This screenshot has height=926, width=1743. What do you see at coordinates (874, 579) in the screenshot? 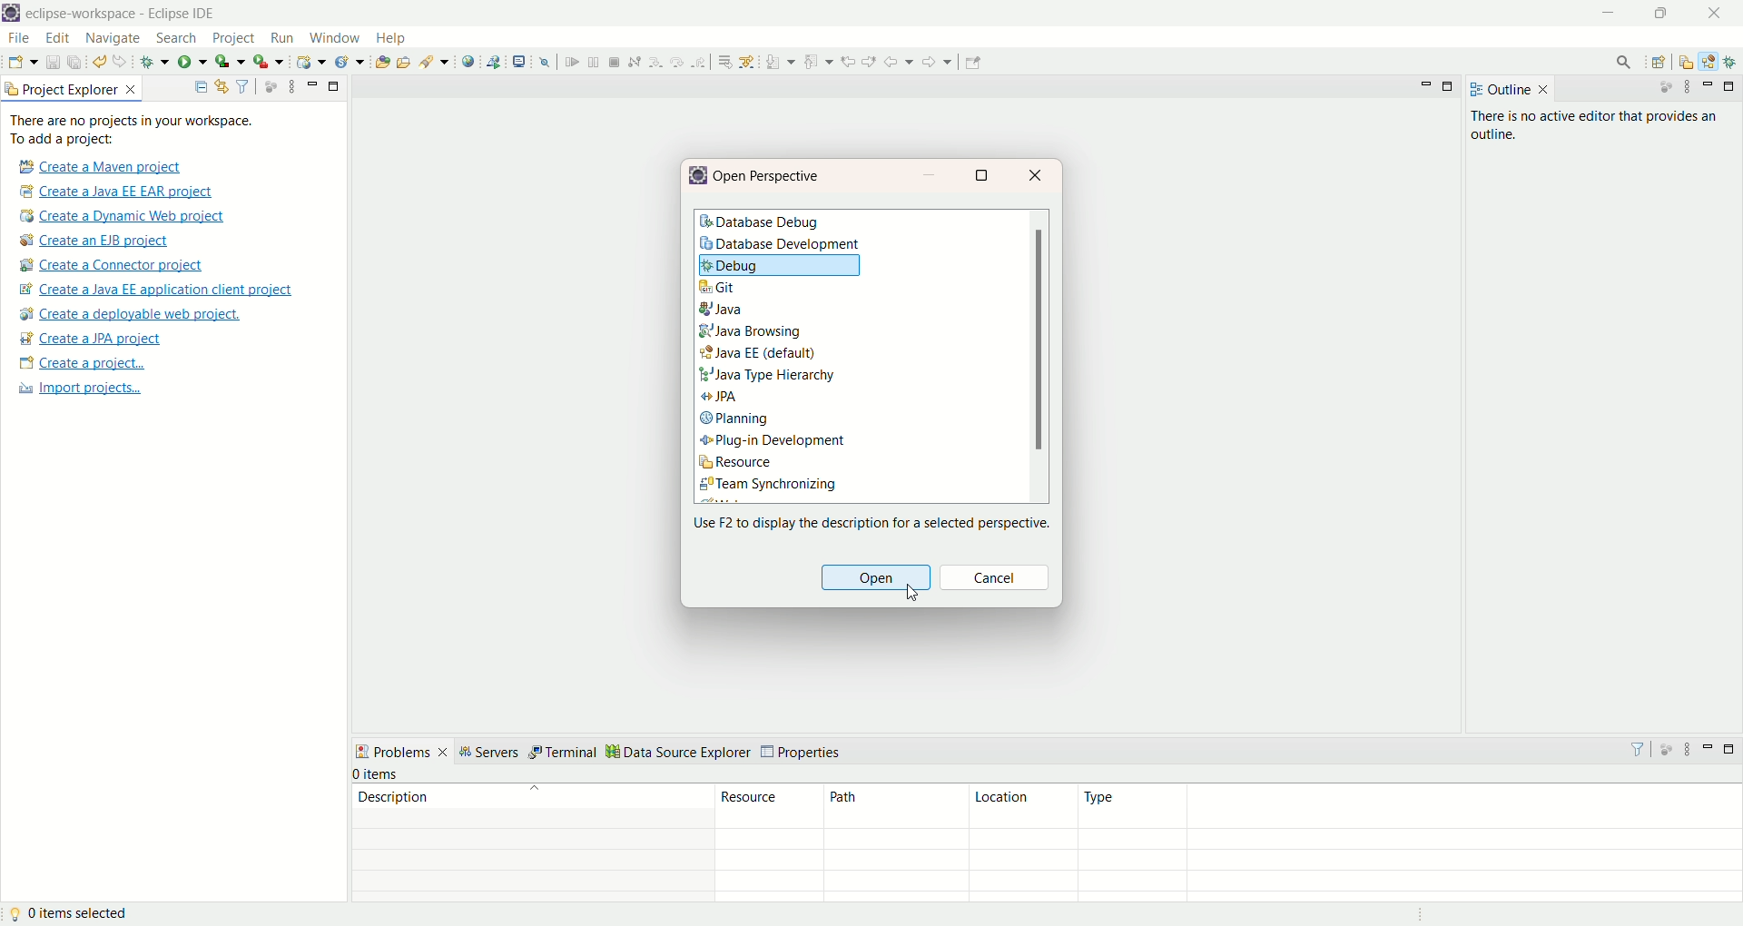
I see `open` at bounding box center [874, 579].